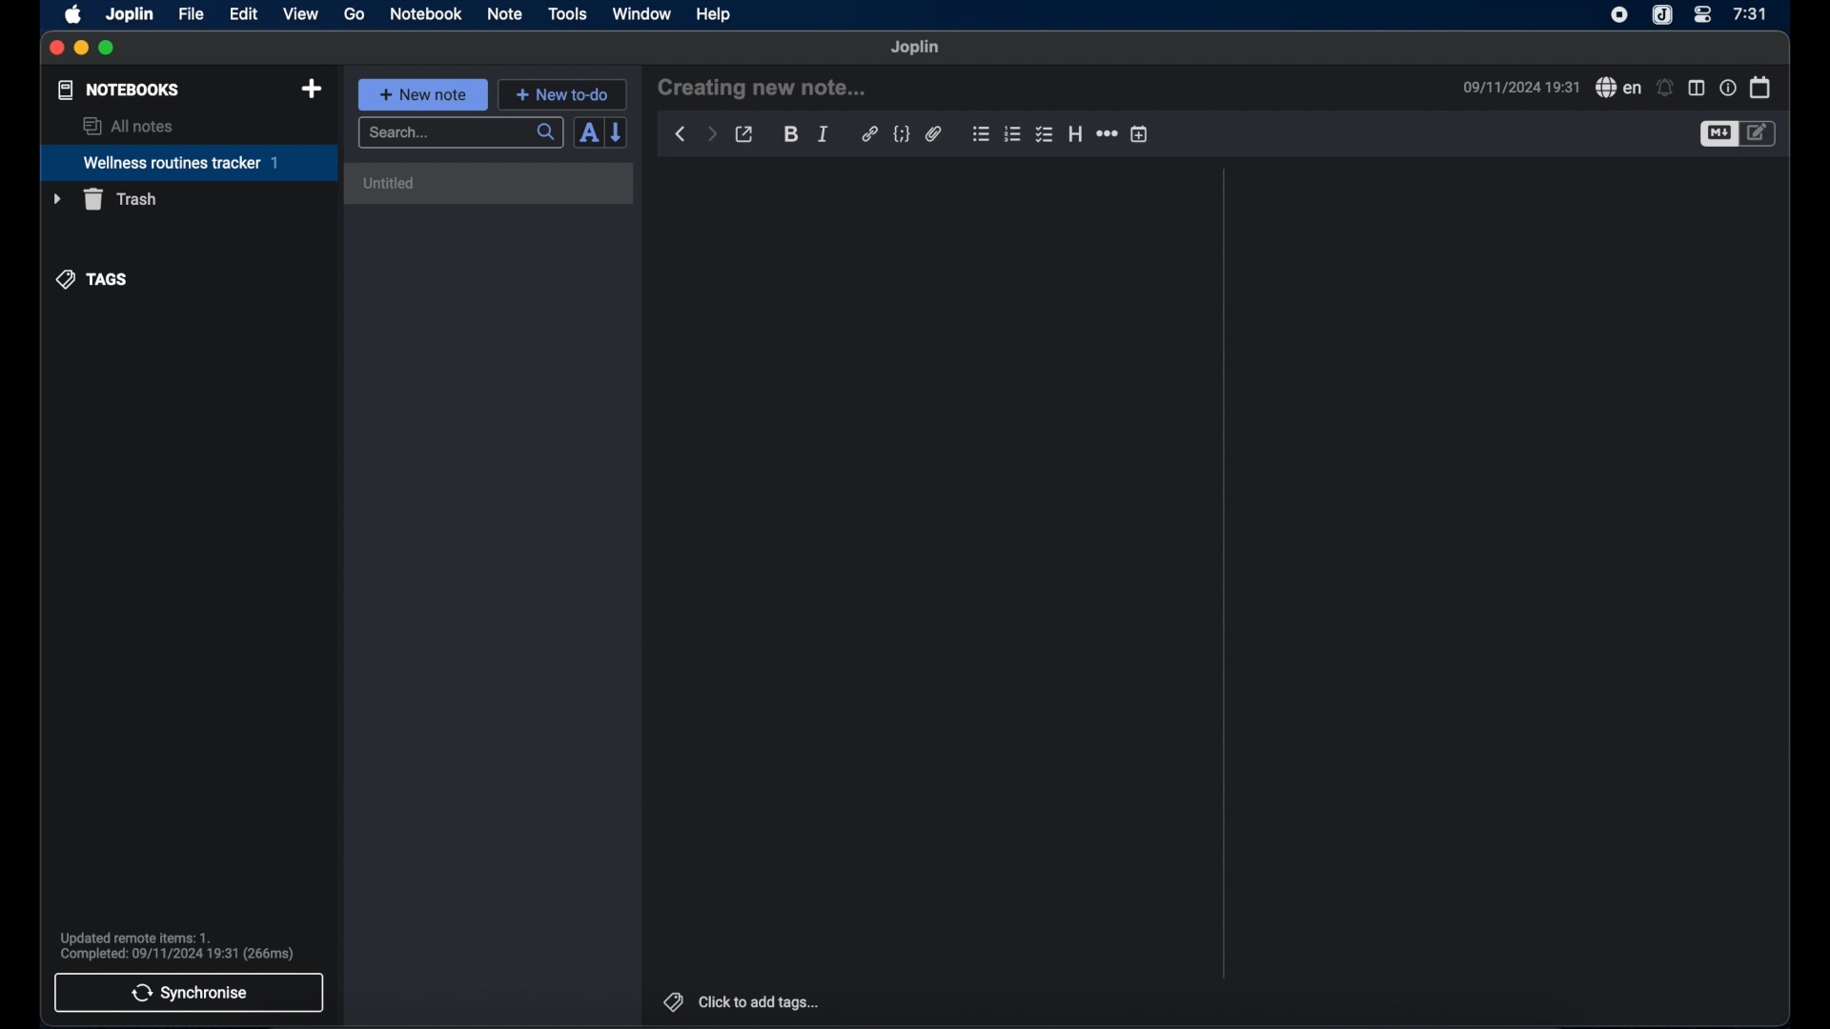  What do you see at coordinates (1663, 15) in the screenshot?
I see `joplin icon` at bounding box center [1663, 15].